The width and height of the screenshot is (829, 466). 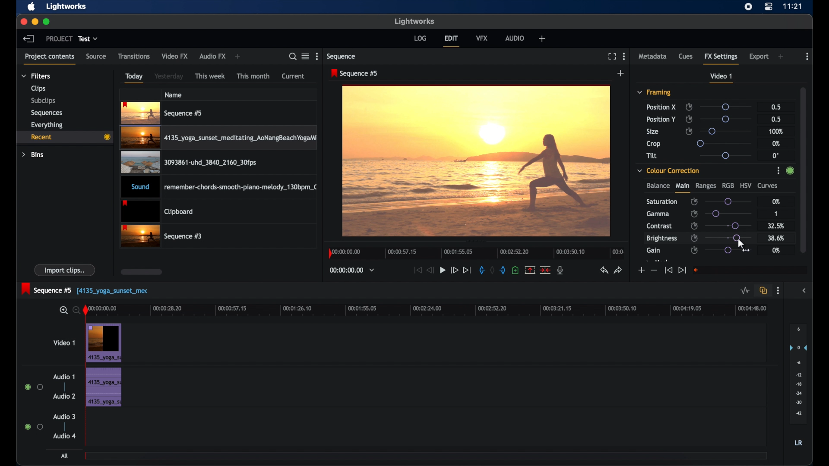 I want to click on gain, so click(x=653, y=251).